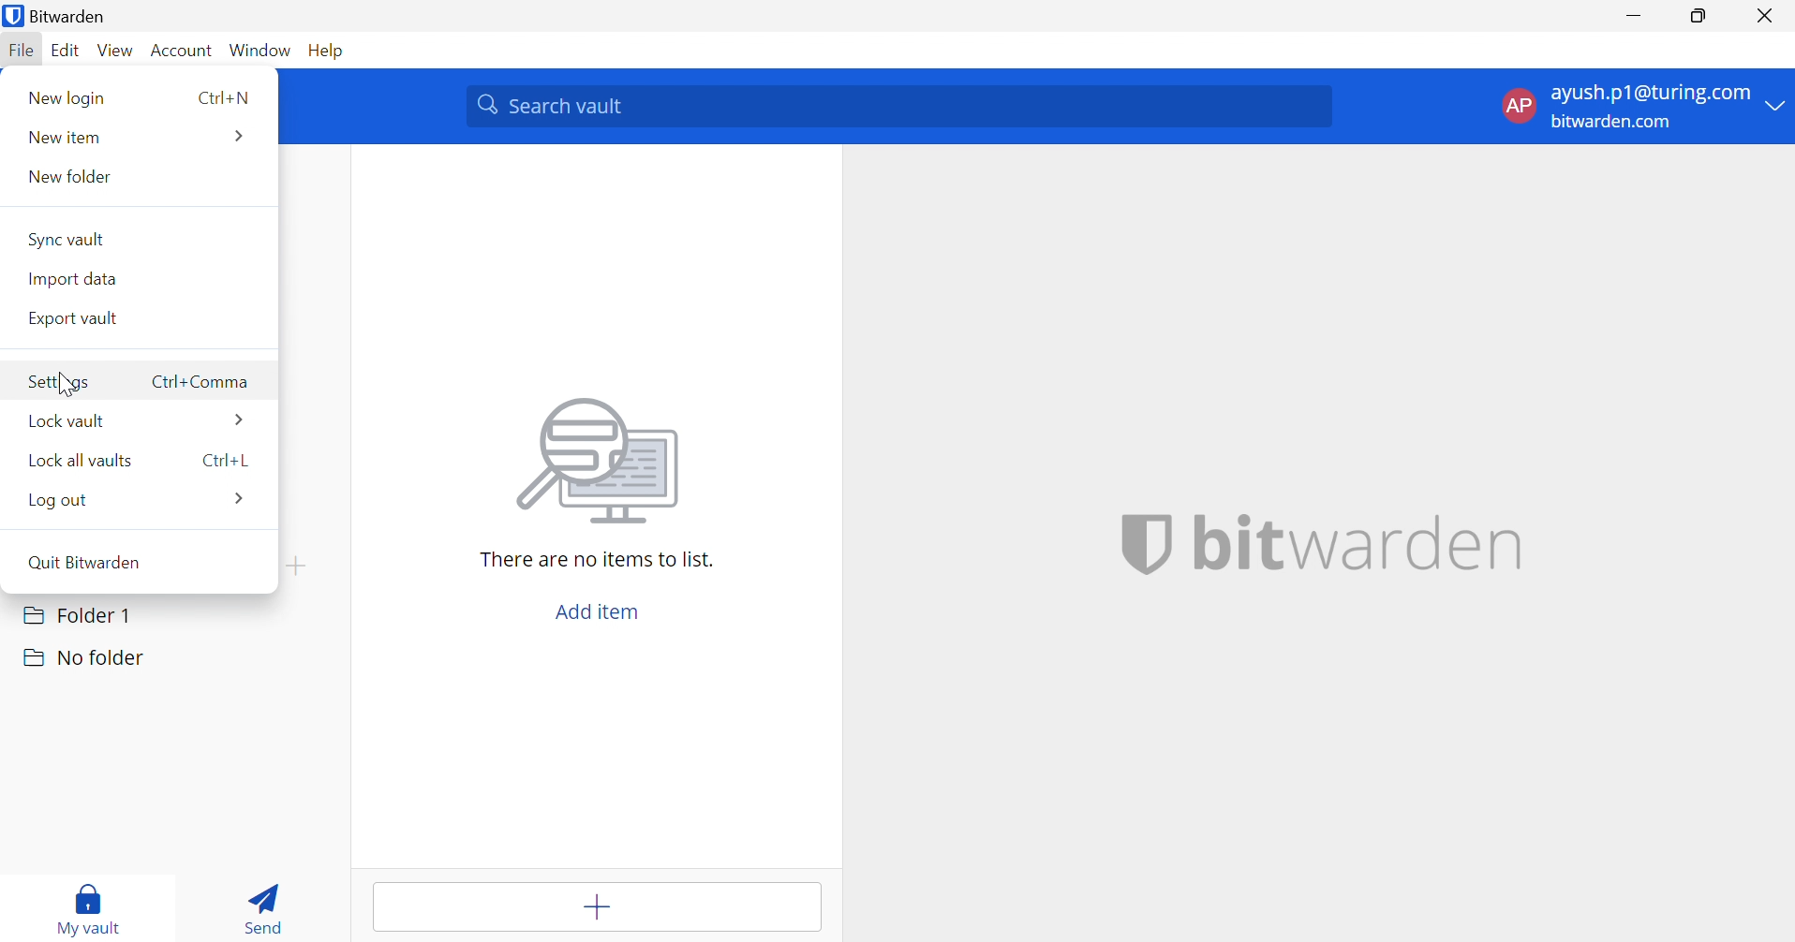 Image resolution: width=1795 pixels, height=942 pixels. What do you see at coordinates (223, 463) in the screenshot?
I see `Ctrl+L` at bounding box center [223, 463].